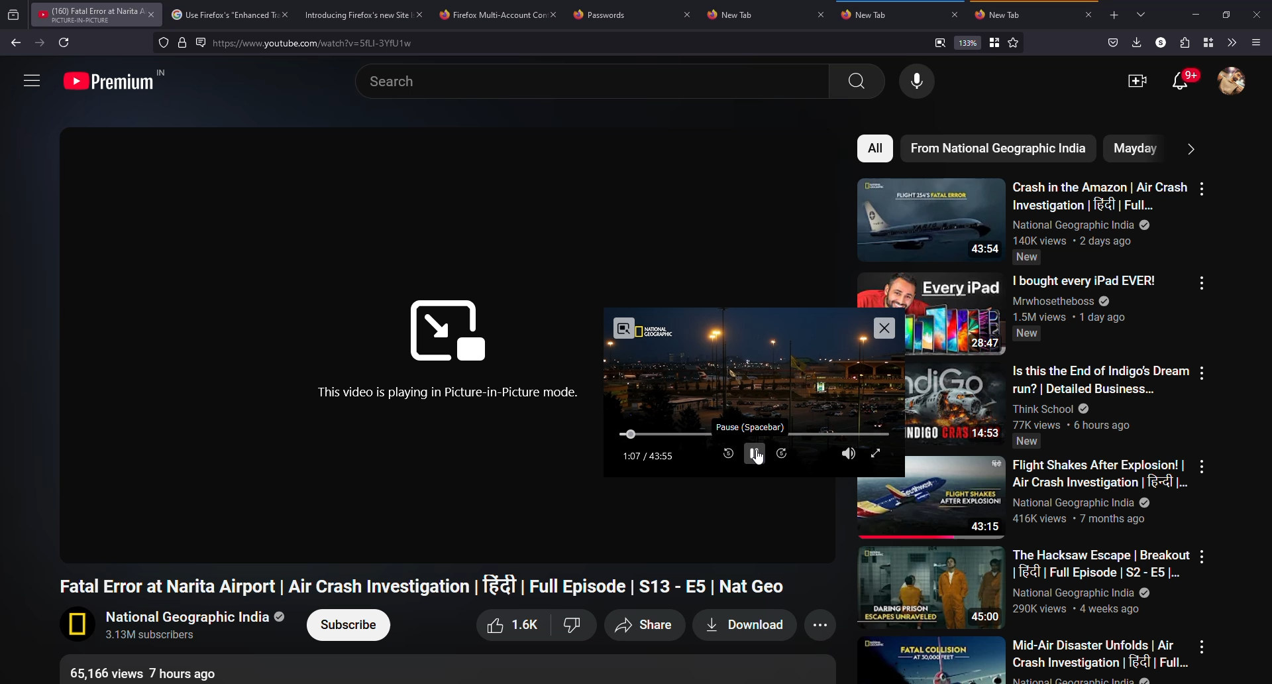 This screenshot has height=684, width=1272. Describe the element at coordinates (998, 148) in the screenshot. I see `nat geo` at that location.